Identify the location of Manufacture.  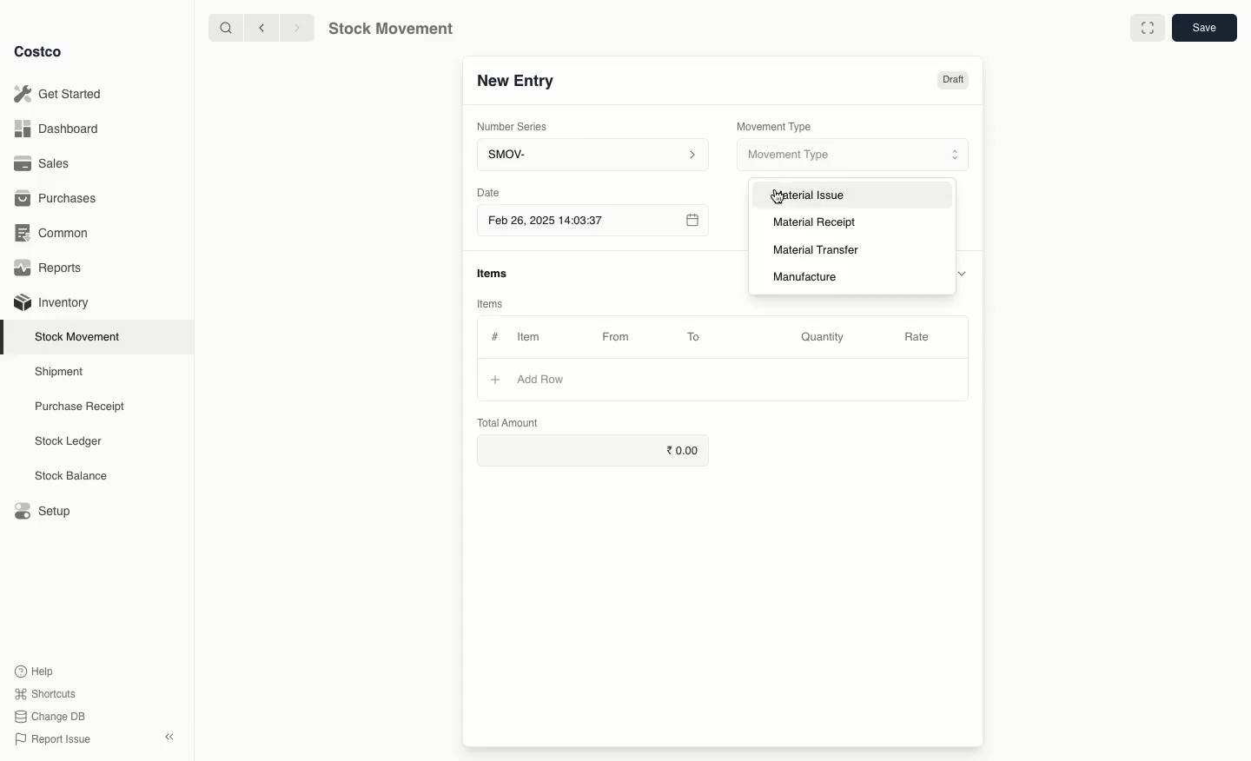
(807, 275).